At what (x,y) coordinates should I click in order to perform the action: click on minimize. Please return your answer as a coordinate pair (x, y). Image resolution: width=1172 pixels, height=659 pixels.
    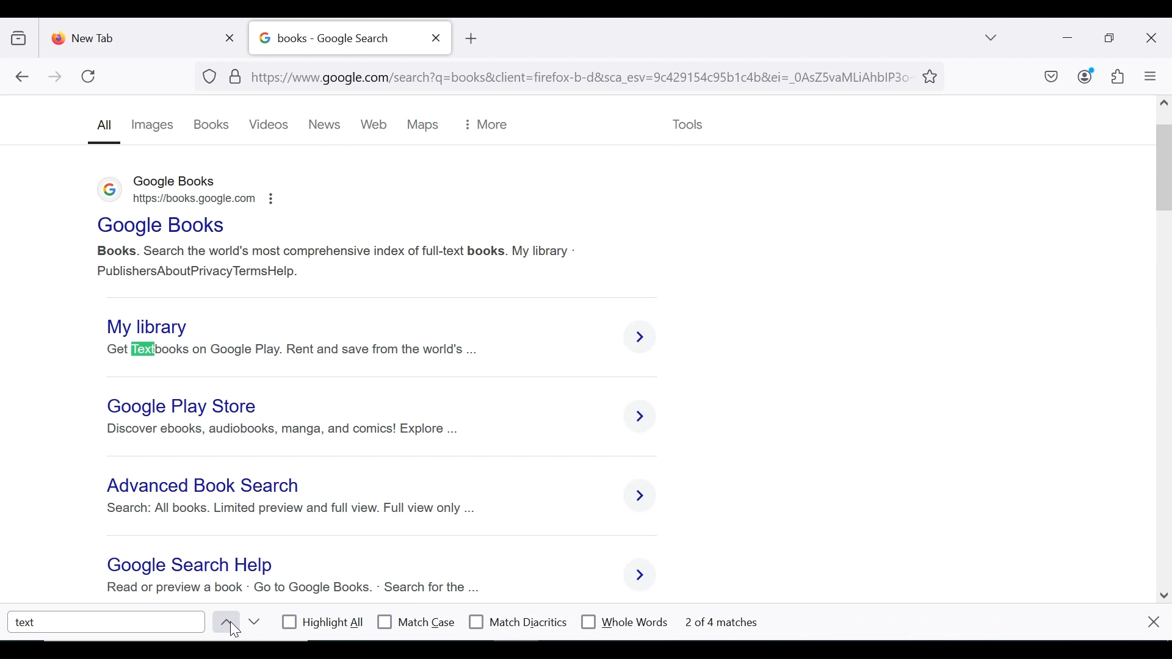
    Looking at the image, I should click on (1066, 37).